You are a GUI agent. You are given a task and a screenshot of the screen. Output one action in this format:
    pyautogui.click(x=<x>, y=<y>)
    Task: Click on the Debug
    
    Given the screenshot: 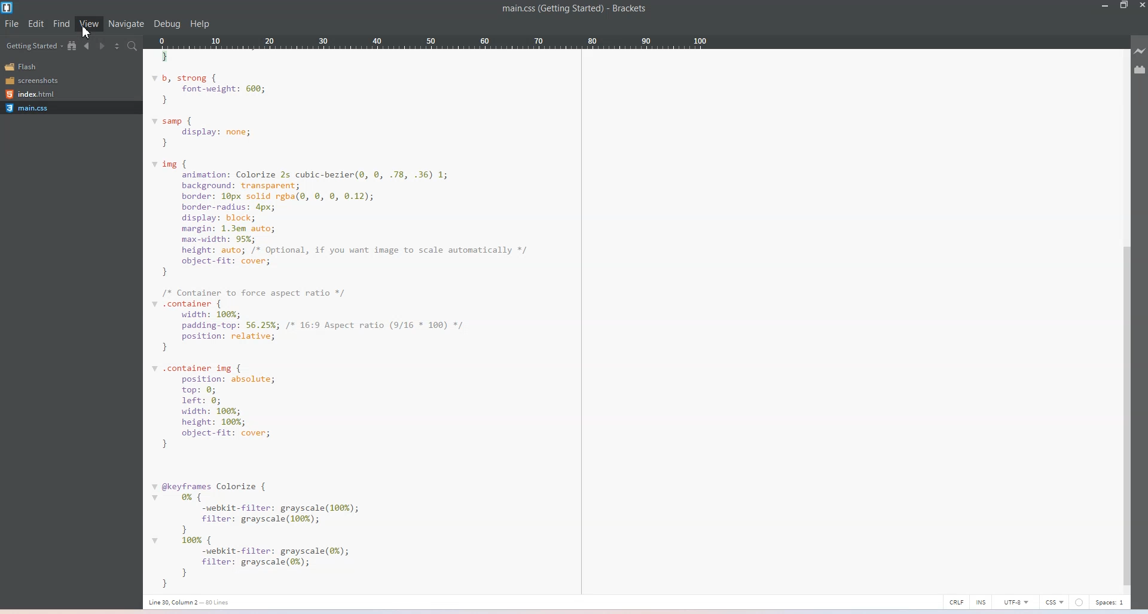 What is the action you would take?
    pyautogui.click(x=167, y=24)
    